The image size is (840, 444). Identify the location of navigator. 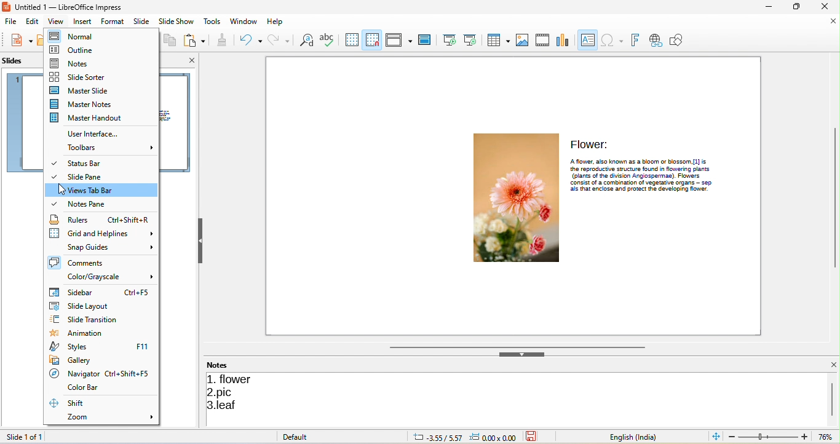
(101, 373).